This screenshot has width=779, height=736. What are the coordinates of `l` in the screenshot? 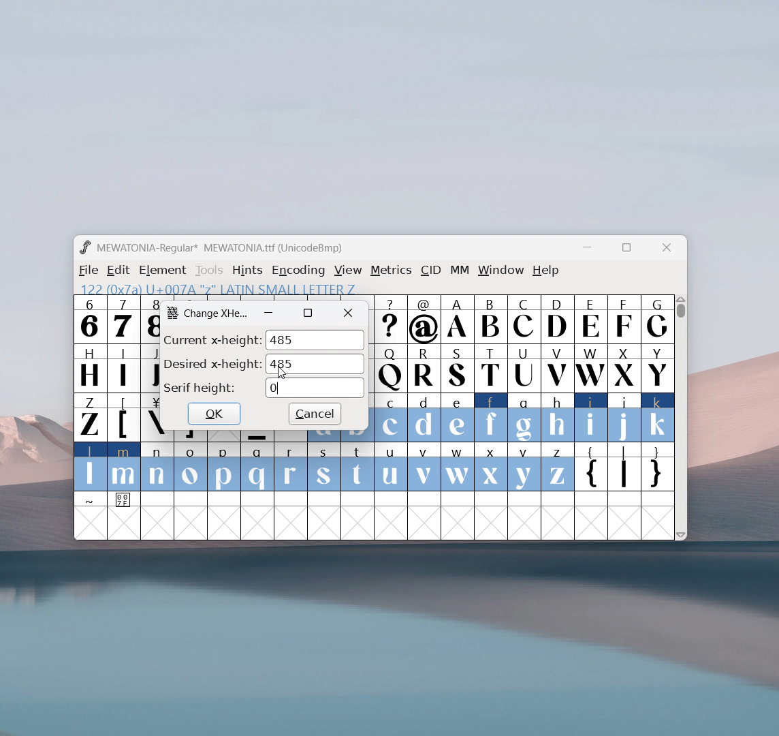 It's located at (91, 466).